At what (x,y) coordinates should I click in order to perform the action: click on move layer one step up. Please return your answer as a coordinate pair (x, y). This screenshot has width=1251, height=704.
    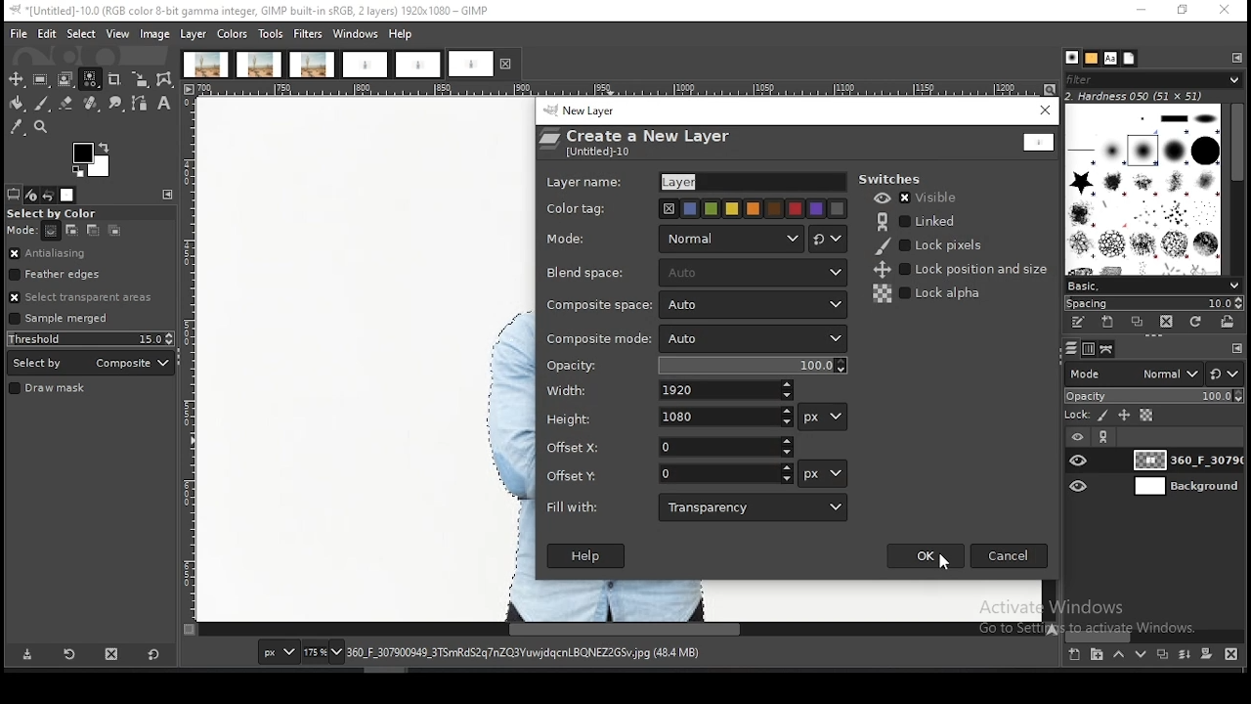
    Looking at the image, I should click on (1118, 654).